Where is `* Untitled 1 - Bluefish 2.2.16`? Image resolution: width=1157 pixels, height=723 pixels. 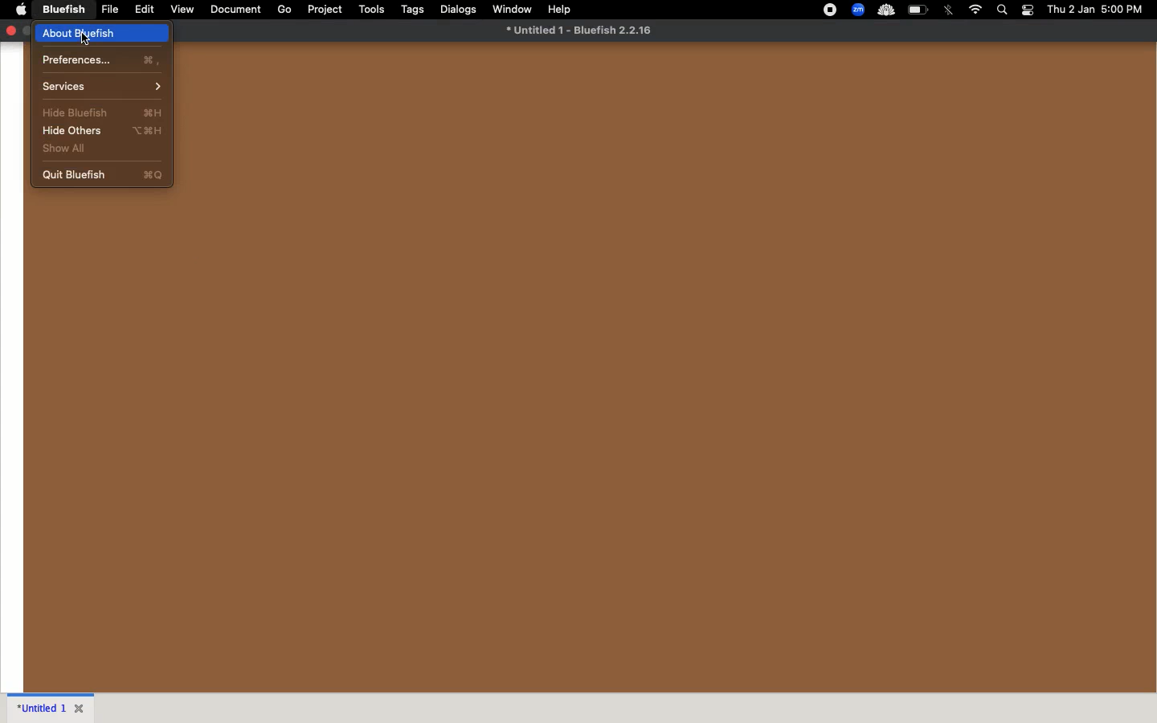 * Untitled 1 - Bluefish 2.2.16 is located at coordinates (576, 31).